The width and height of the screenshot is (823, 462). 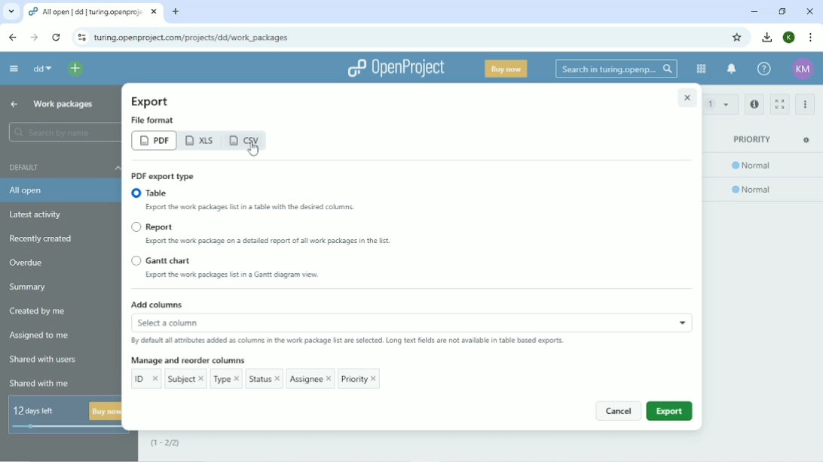 I want to click on Latest activity, so click(x=40, y=214).